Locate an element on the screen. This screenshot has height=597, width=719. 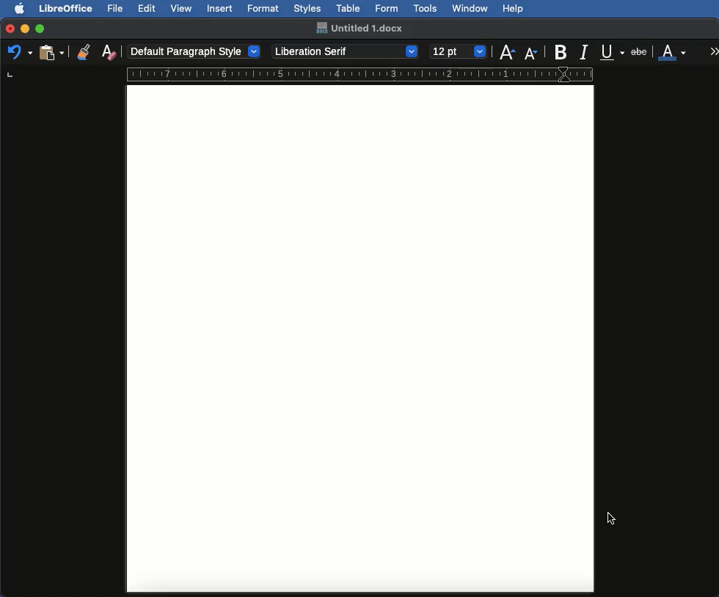
Table is located at coordinates (348, 7).